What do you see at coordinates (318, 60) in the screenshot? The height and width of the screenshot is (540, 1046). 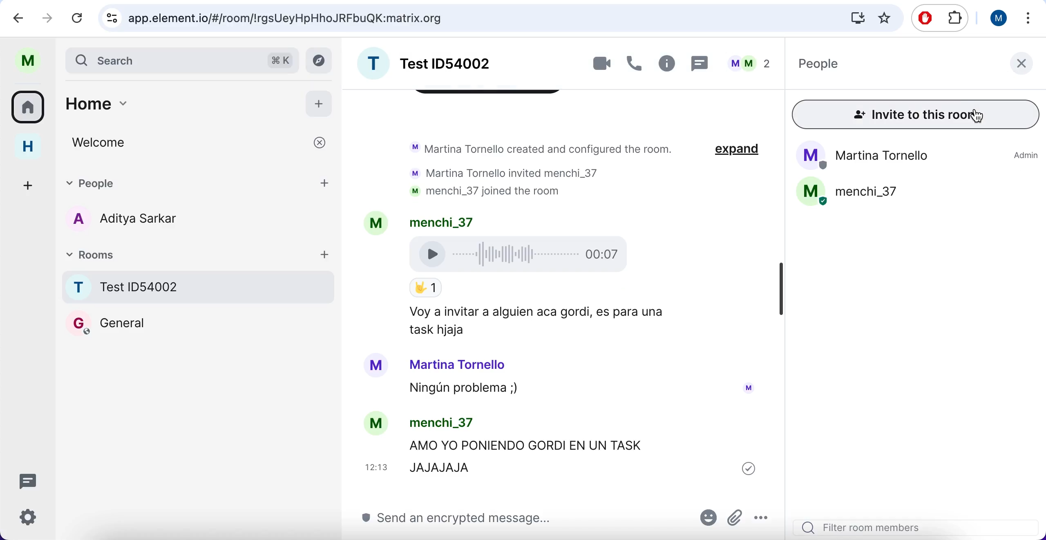 I see `view archive` at bounding box center [318, 60].